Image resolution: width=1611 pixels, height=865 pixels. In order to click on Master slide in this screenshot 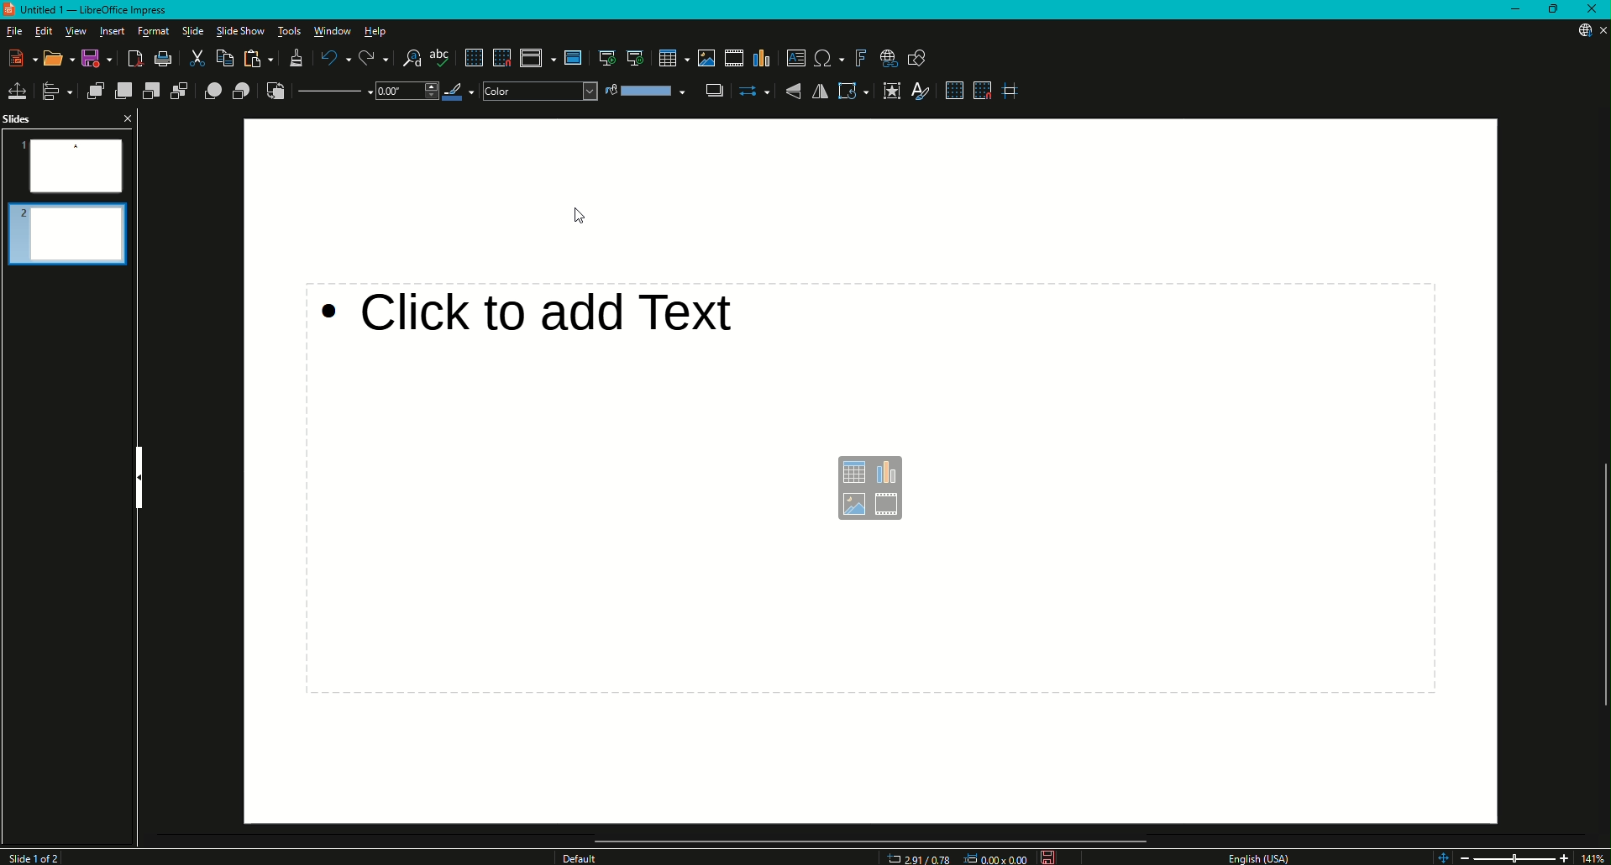, I will do `click(576, 58)`.